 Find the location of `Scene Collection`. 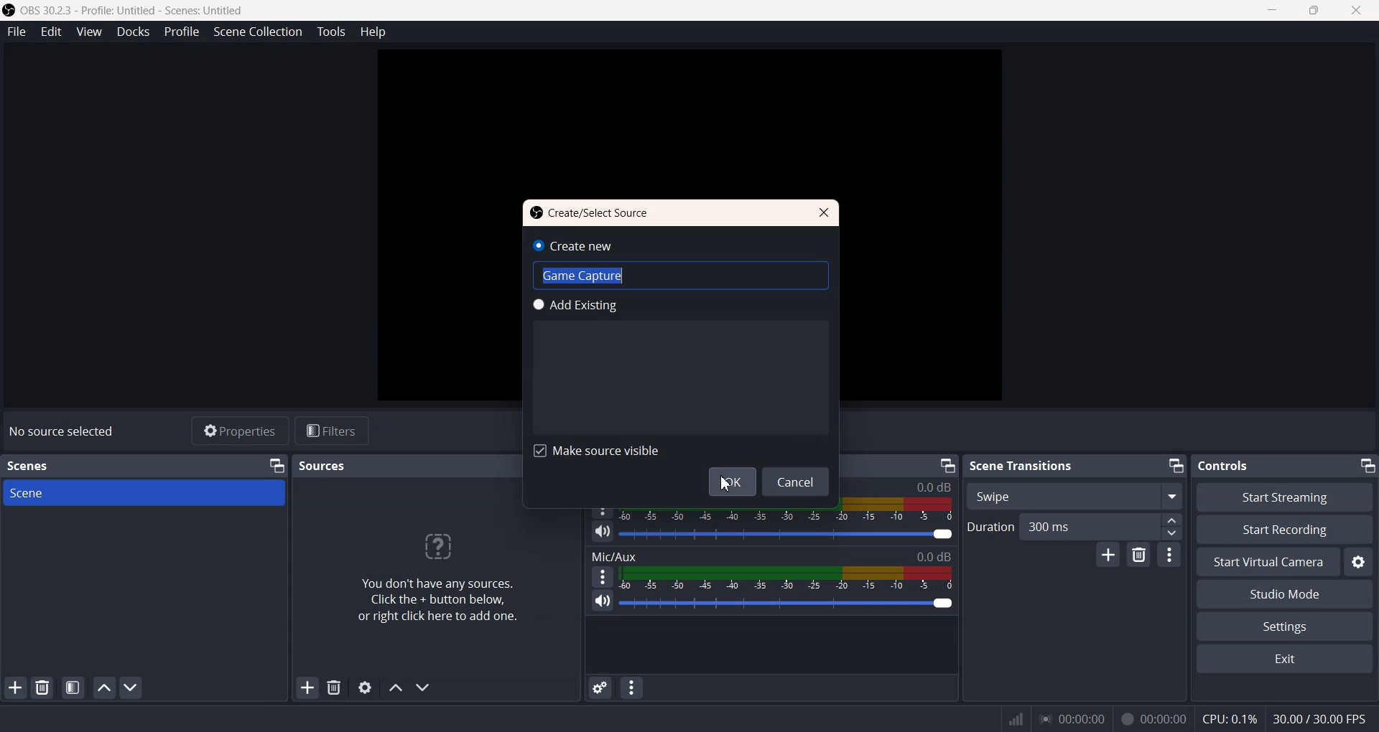

Scene Collection is located at coordinates (259, 32).